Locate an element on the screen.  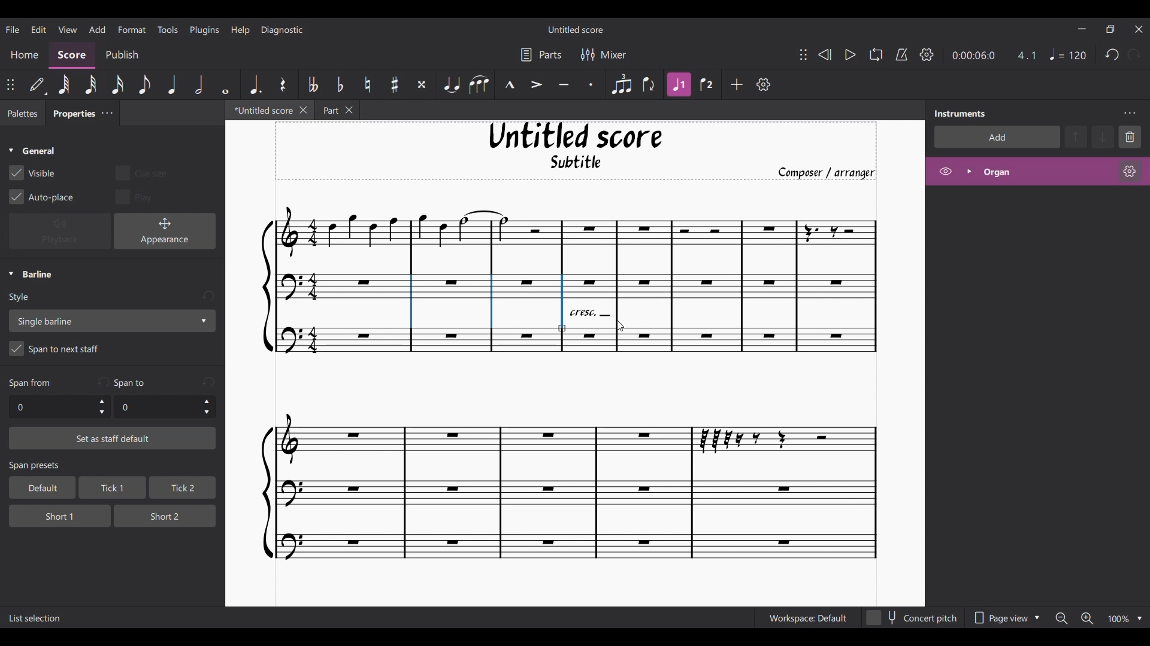
Close interface is located at coordinates (1139, 29).